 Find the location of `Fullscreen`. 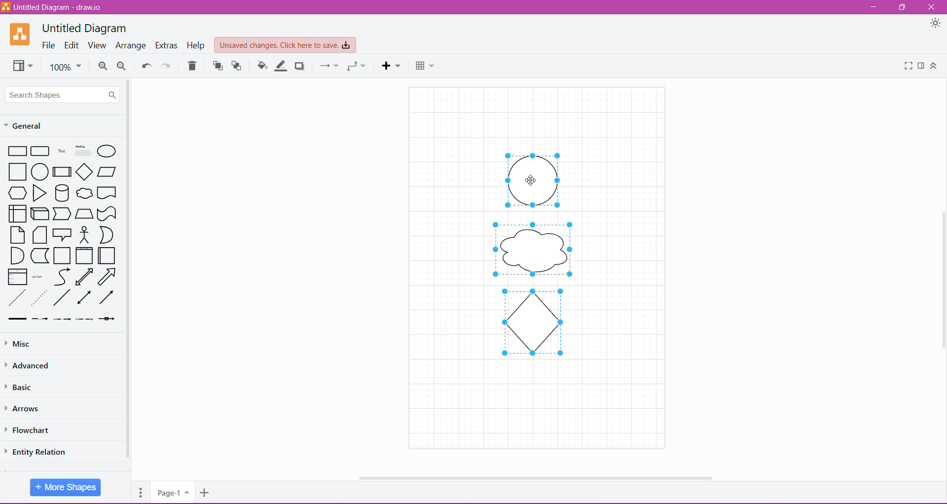

Fullscreen is located at coordinates (907, 66).